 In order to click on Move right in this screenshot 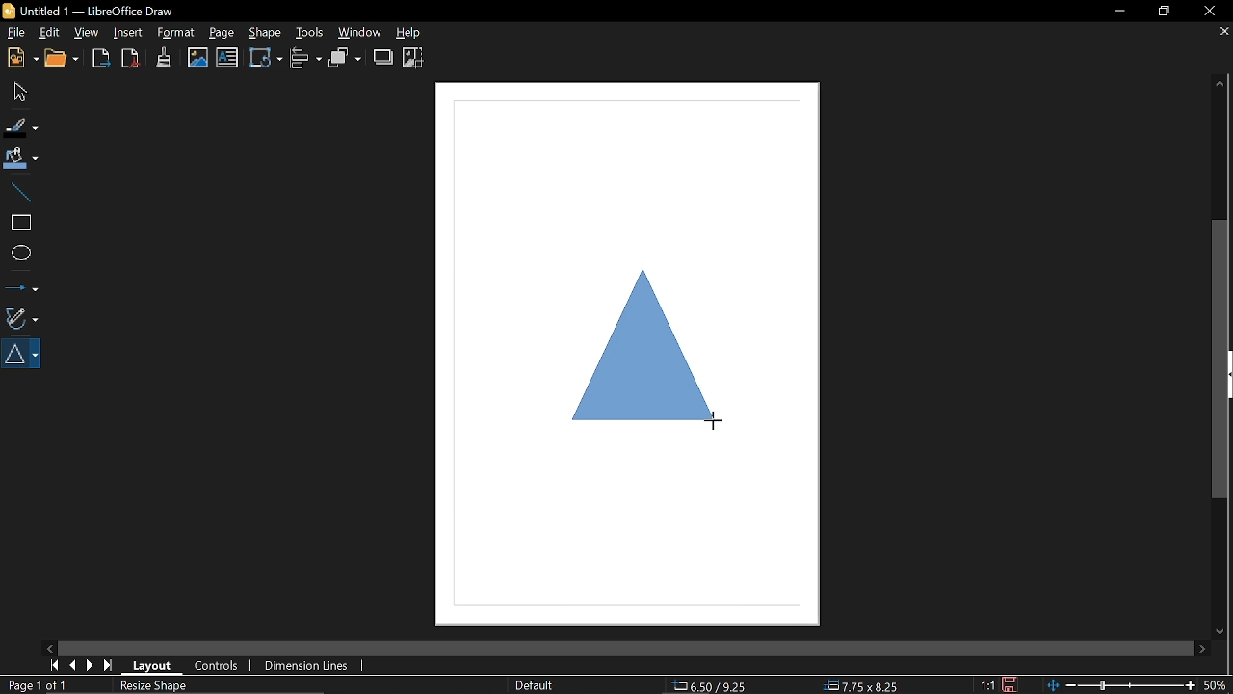, I will do `click(1202, 649)`.